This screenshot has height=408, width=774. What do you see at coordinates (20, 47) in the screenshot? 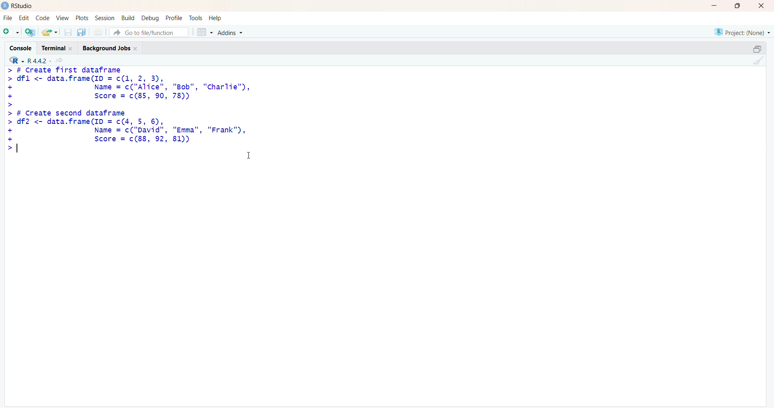
I see `Console` at bounding box center [20, 47].